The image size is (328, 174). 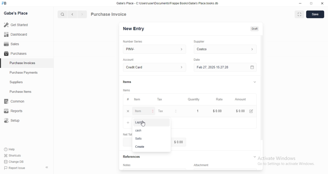 What do you see at coordinates (167, 99) in the screenshot?
I see `Tax` at bounding box center [167, 99].